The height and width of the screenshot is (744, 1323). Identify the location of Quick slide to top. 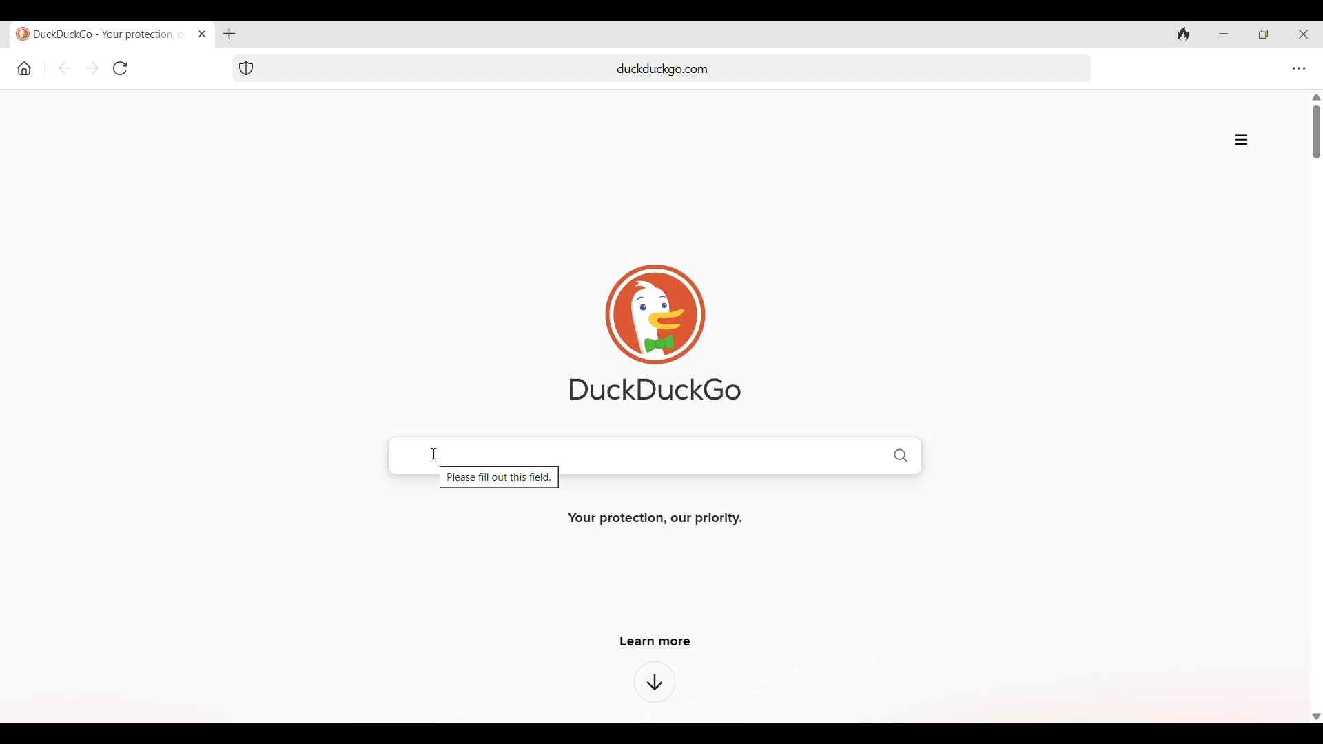
(1316, 97).